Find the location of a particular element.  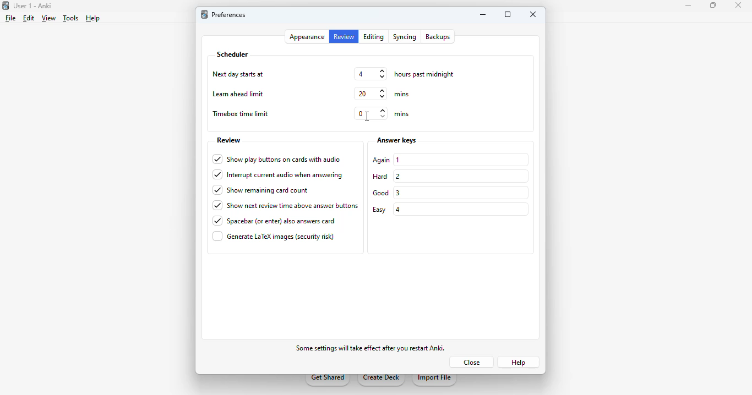

hard is located at coordinates (380, 177).